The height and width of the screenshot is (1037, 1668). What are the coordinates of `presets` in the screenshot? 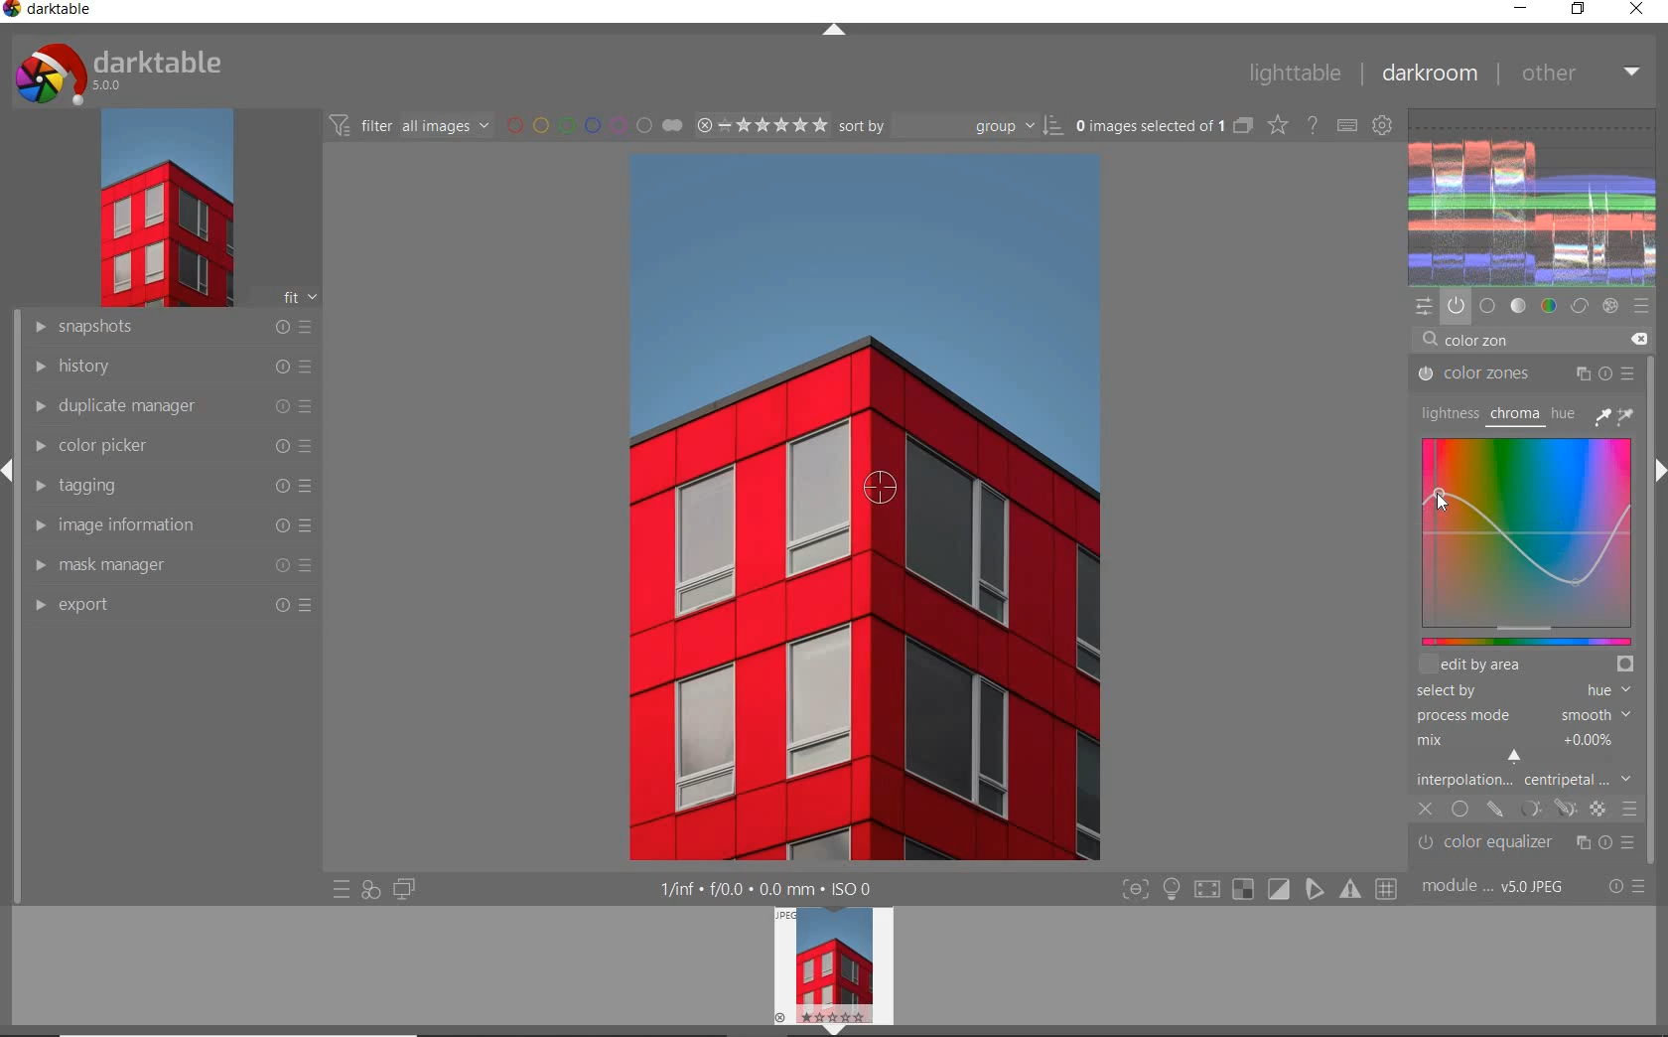 It's located at (1641, 304).